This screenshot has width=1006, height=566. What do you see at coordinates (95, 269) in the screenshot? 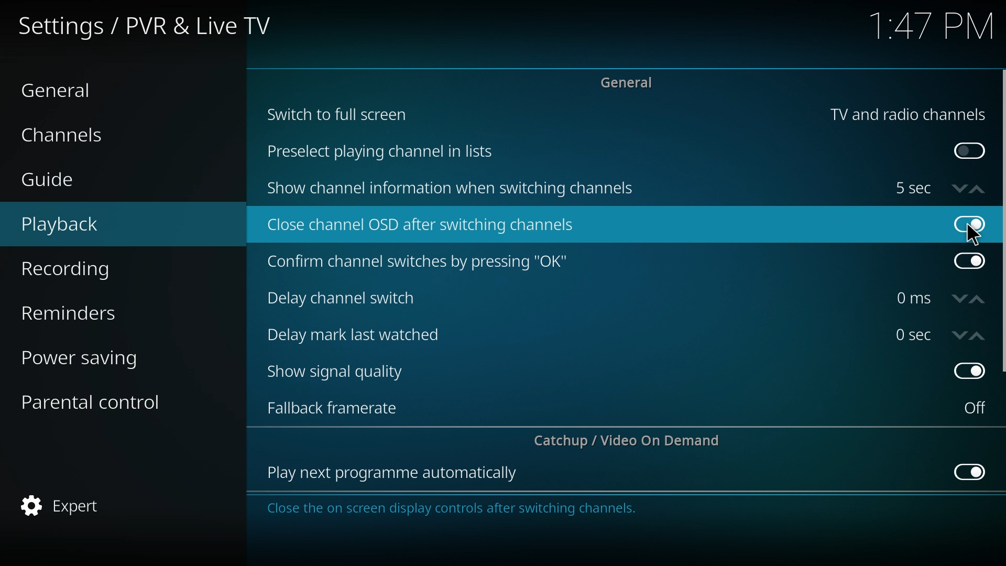
I see `recording` at bounding box center [95, 269].